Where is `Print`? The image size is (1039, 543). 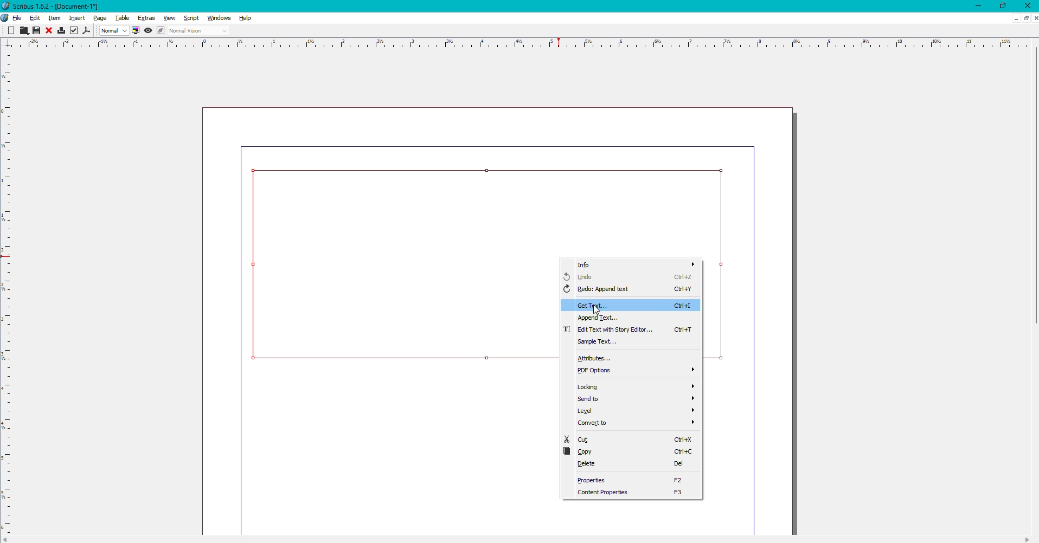 Print is located at coordinates (60, 30).